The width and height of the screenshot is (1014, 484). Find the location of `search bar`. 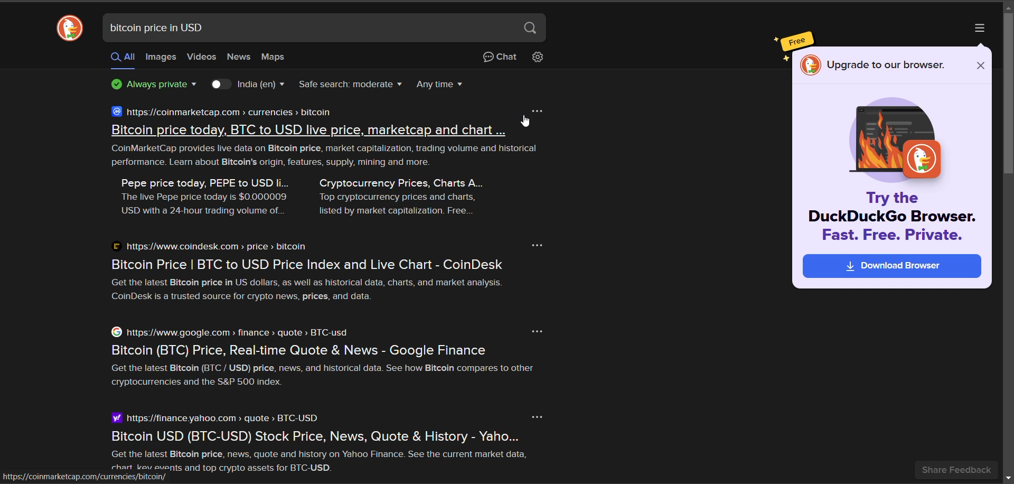

search bar is located at coordinates (279, 28).